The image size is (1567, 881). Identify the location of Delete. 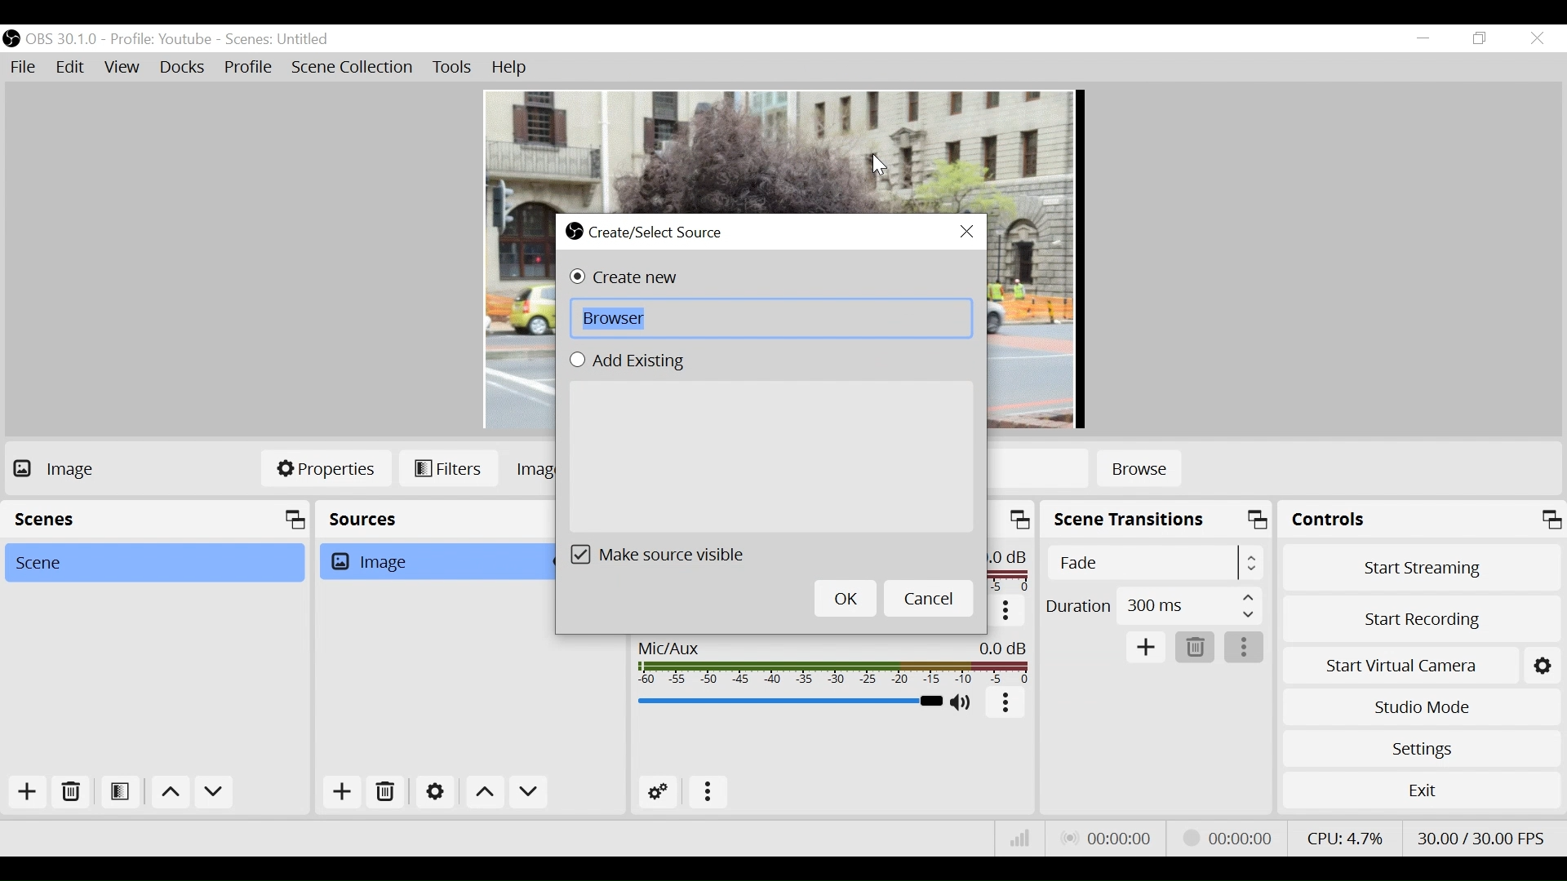
(385, 792).